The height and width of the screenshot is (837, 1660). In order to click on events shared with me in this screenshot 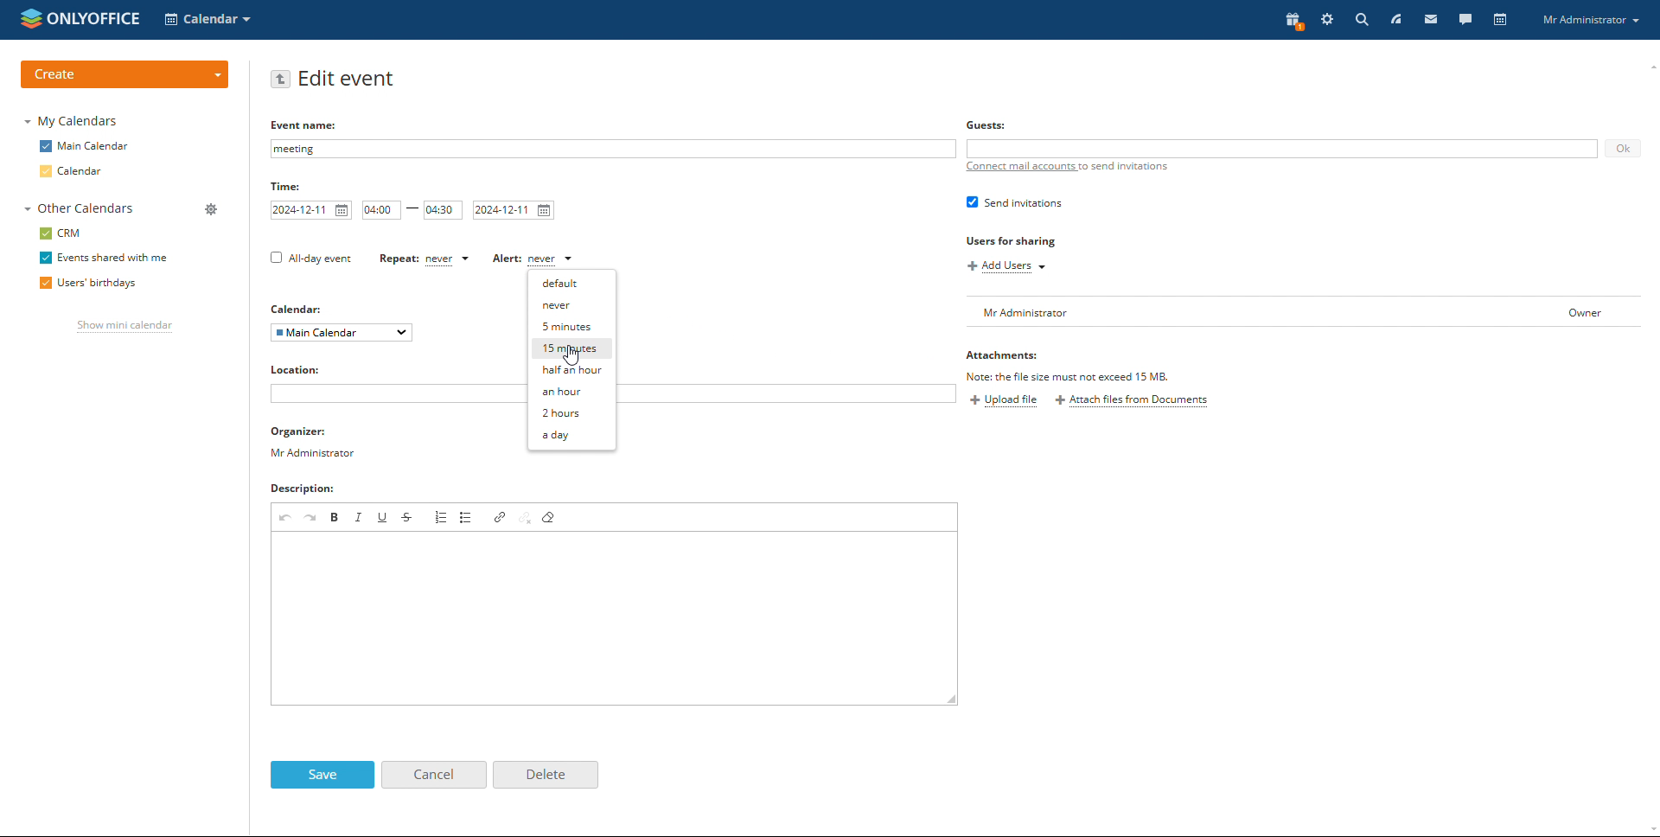, I will do `click(107, 257)`.